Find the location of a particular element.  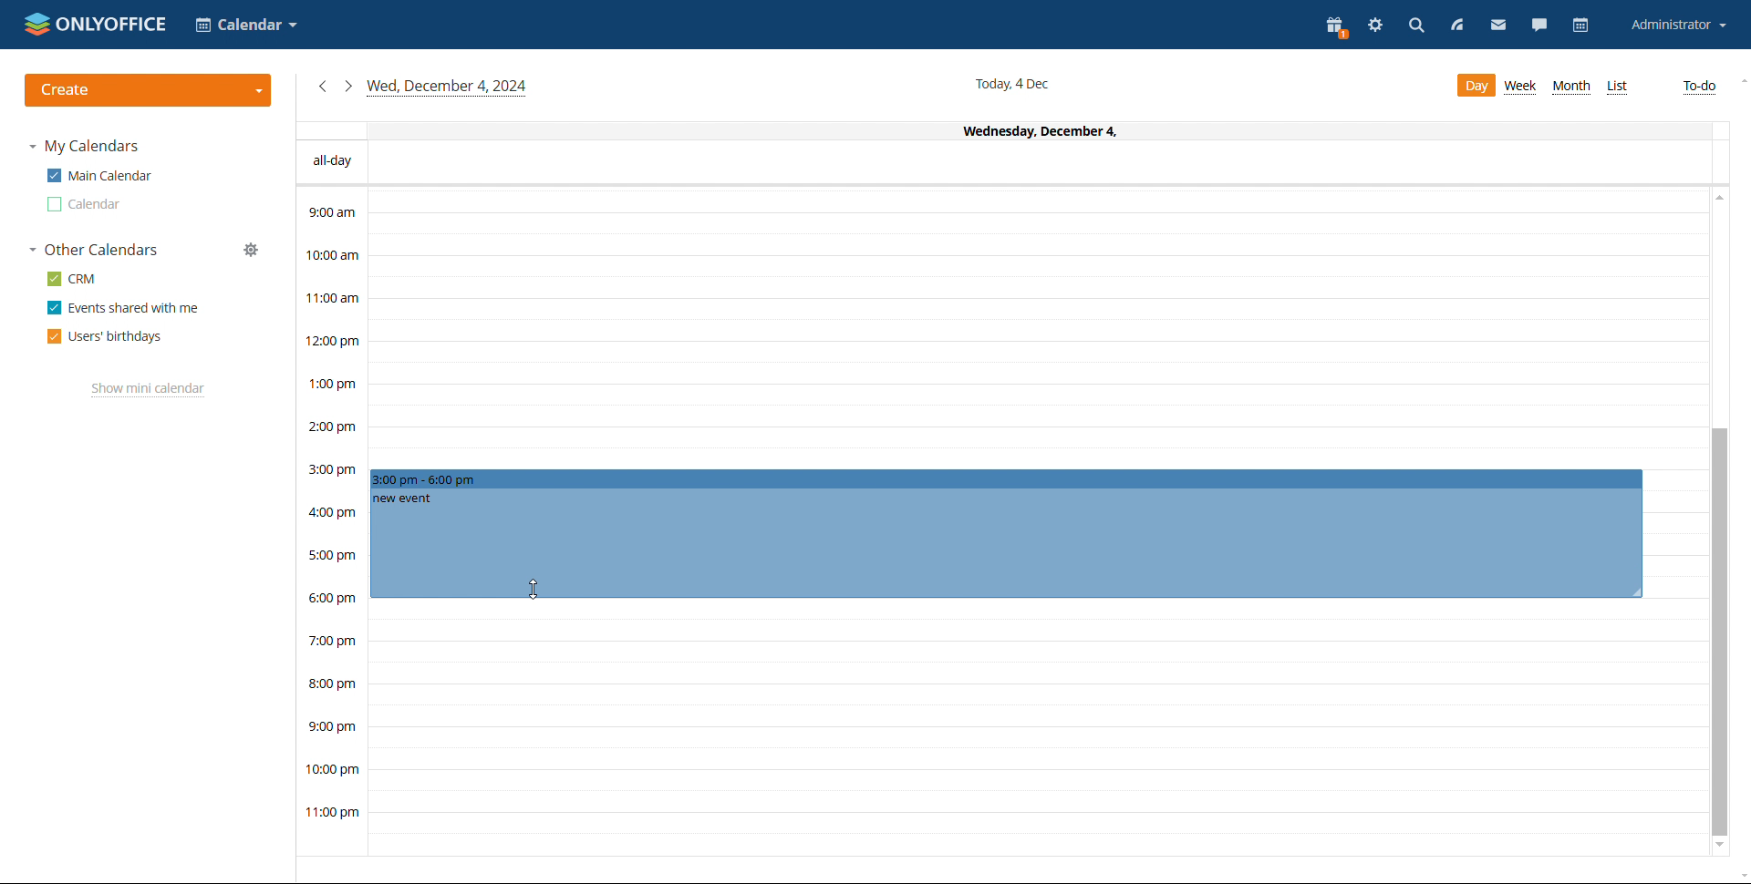

users' birthdays is located at coordinates (105, 336).